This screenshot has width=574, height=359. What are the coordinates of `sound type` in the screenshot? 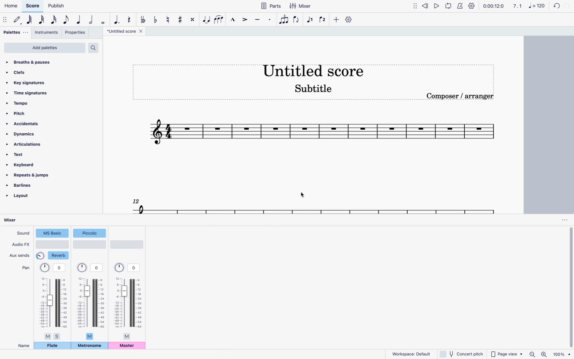 It's located at (52, 234).